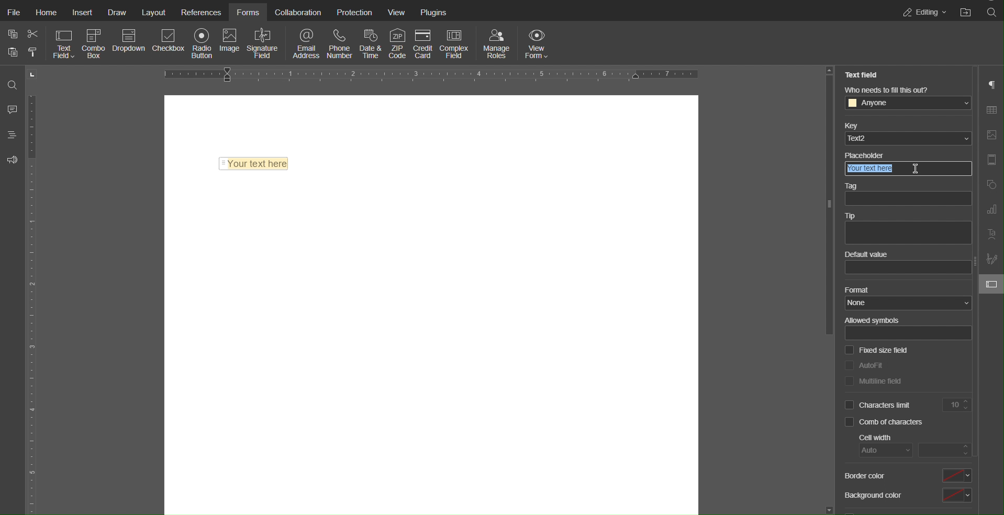 This screenshot has width=1004, height=515. Describe the element at coordinates (908, 228) in the screenshot. I see `Tip` at that location.